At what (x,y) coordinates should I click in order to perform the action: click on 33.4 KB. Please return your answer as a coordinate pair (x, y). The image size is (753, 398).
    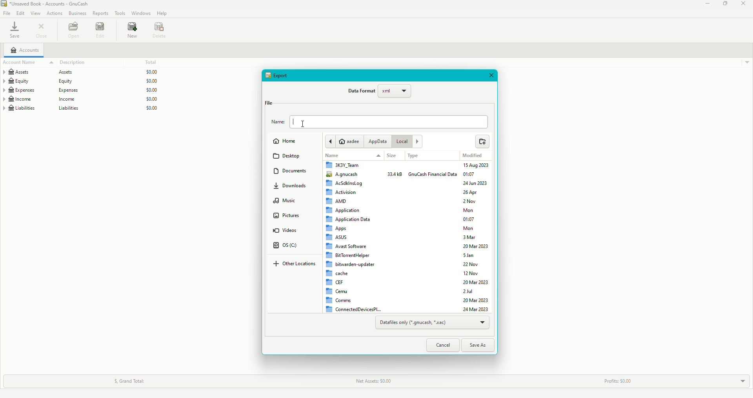
    Looking at the image, I should click on (395, 174).